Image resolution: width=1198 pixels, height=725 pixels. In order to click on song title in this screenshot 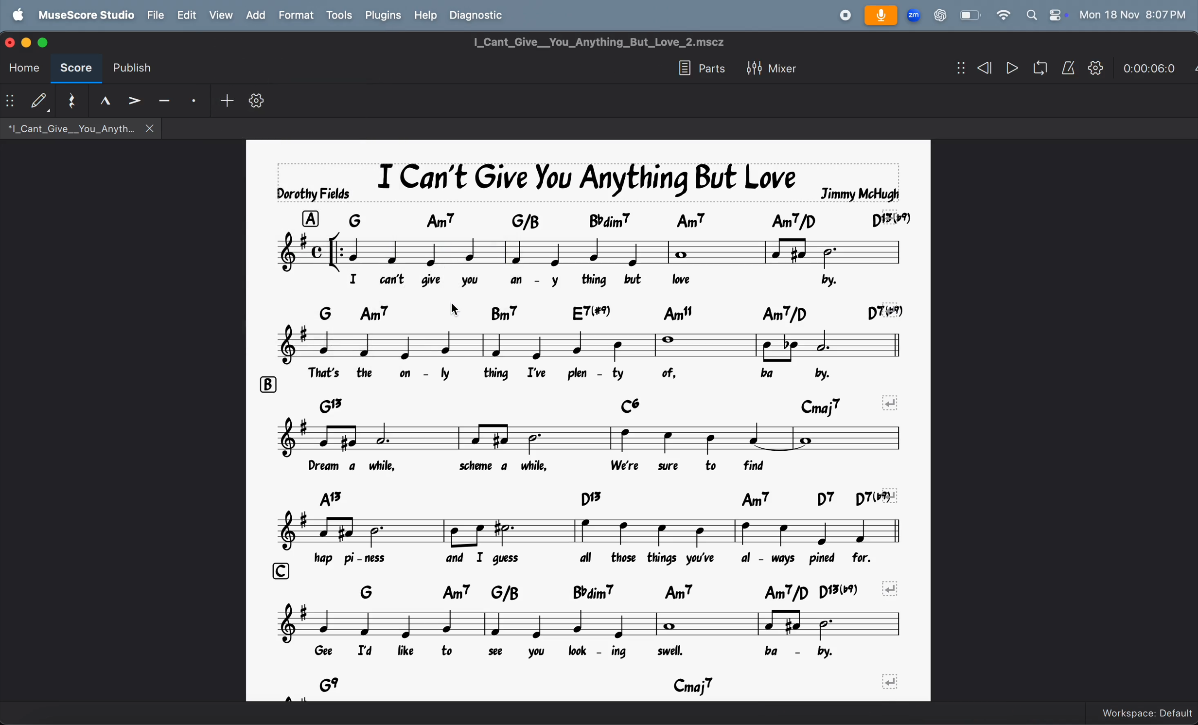, I will do `click(585, 182)`.